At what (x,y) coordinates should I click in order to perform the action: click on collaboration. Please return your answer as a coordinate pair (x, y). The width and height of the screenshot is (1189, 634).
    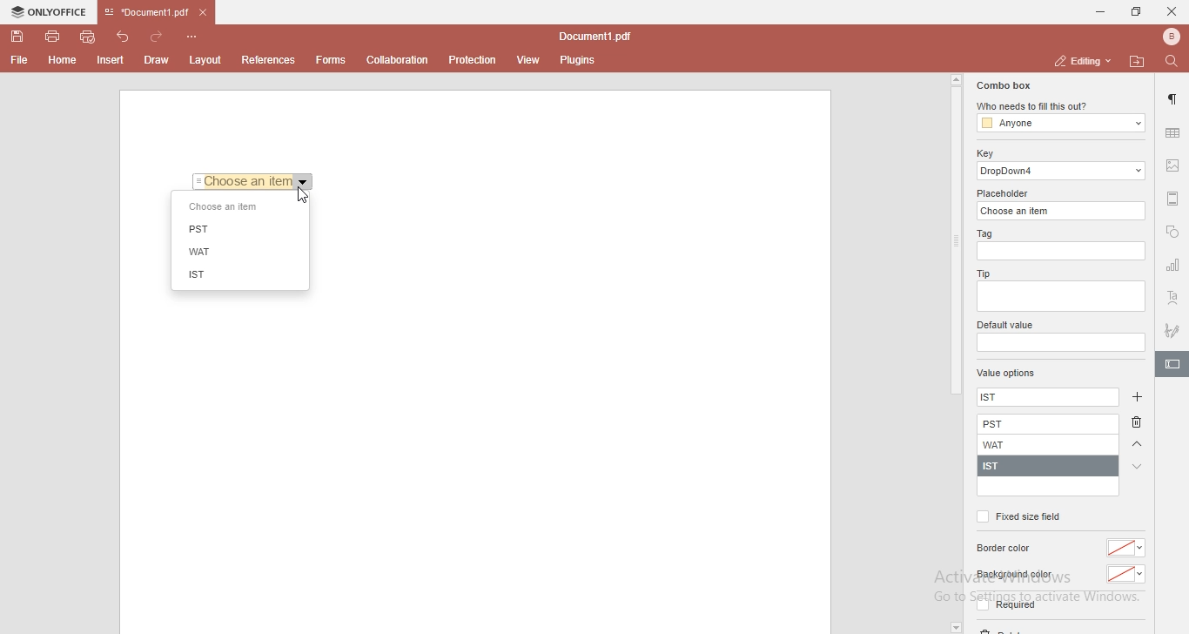
    Looking at the image, I should click on (401, 58).